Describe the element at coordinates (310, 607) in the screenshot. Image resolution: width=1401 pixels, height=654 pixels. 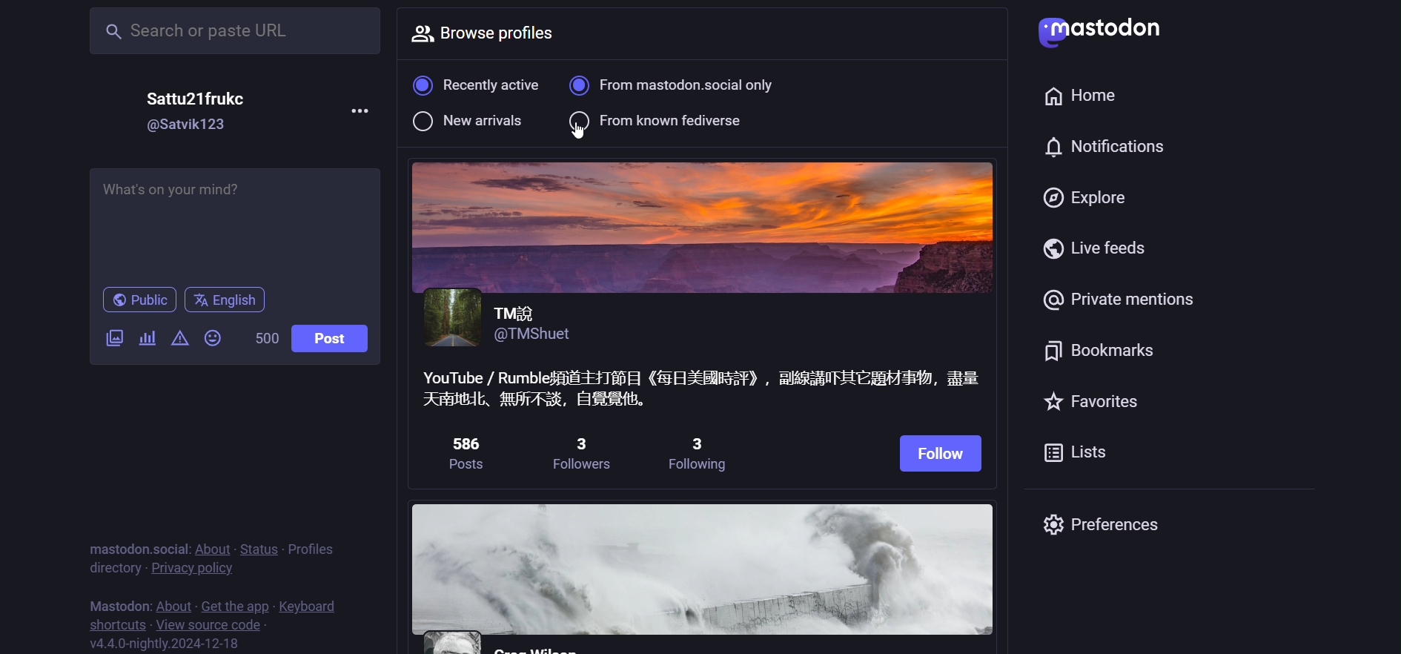
I see `keyboard` at that location.